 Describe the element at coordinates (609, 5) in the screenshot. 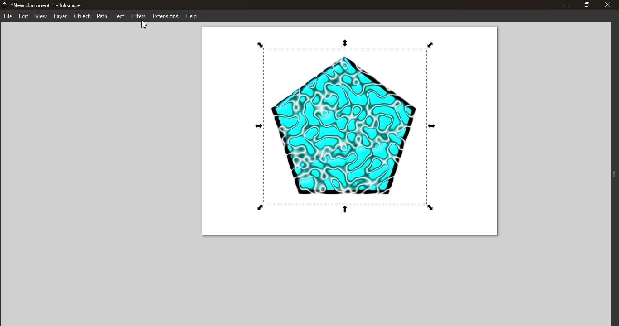

I see `Close` at that location.